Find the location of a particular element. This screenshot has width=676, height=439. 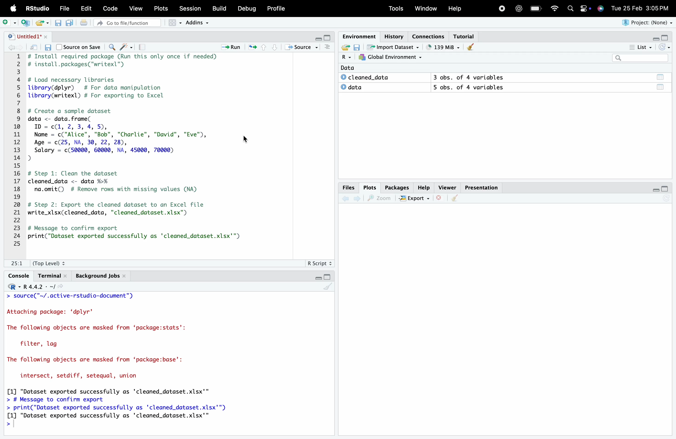

Code Tools is located at coordinates (126, 47).